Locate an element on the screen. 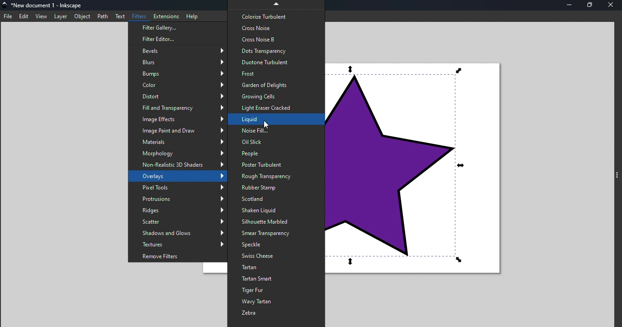 This screenshot has width=622, height=327. Extensions is located at coordinates (164, 15).